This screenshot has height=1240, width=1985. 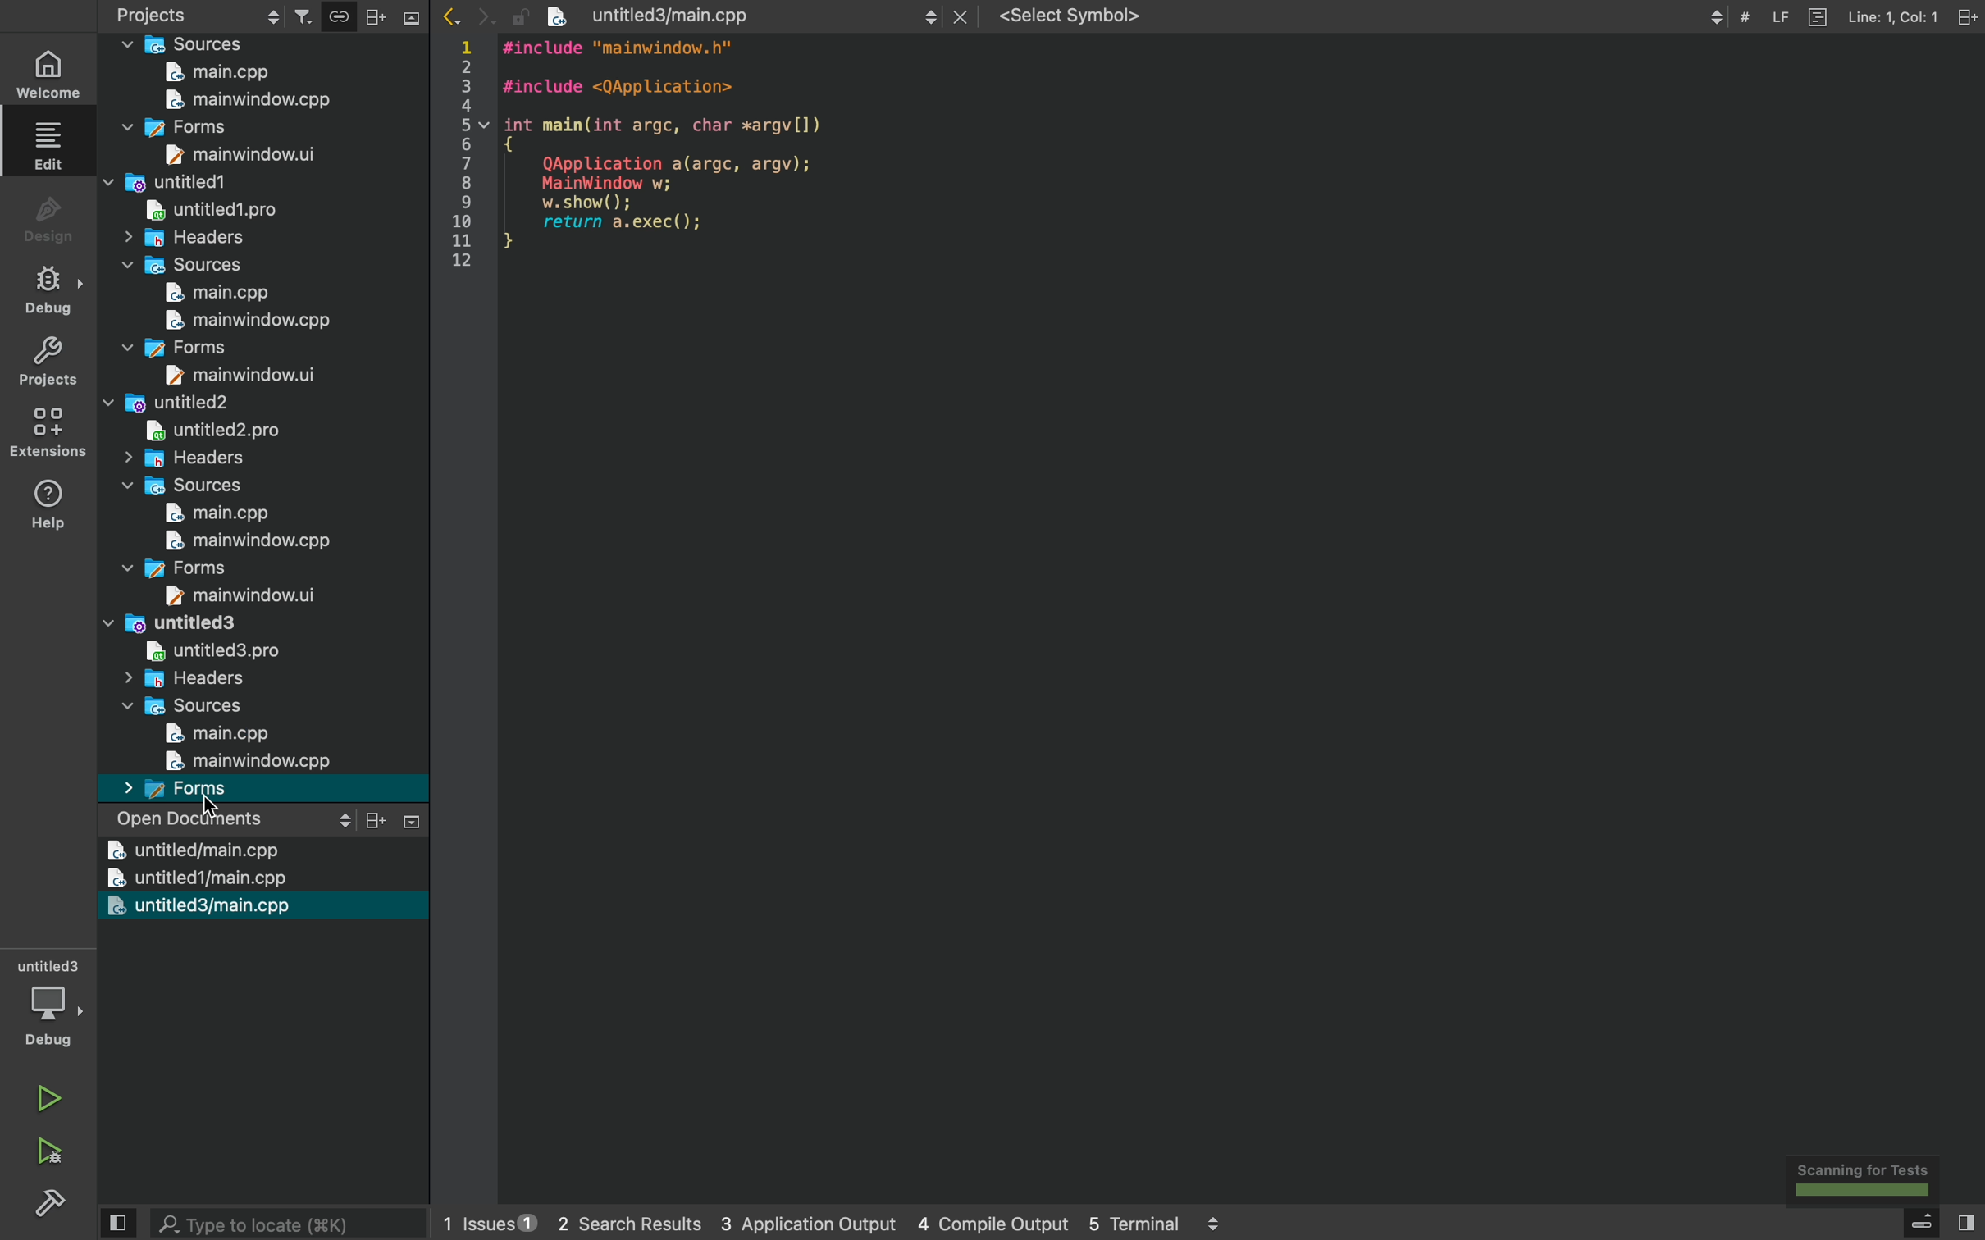 What do you see at coordinates (240, 155) in the screenshot?
I see `mainwindow` at bounding box center [240, 155].